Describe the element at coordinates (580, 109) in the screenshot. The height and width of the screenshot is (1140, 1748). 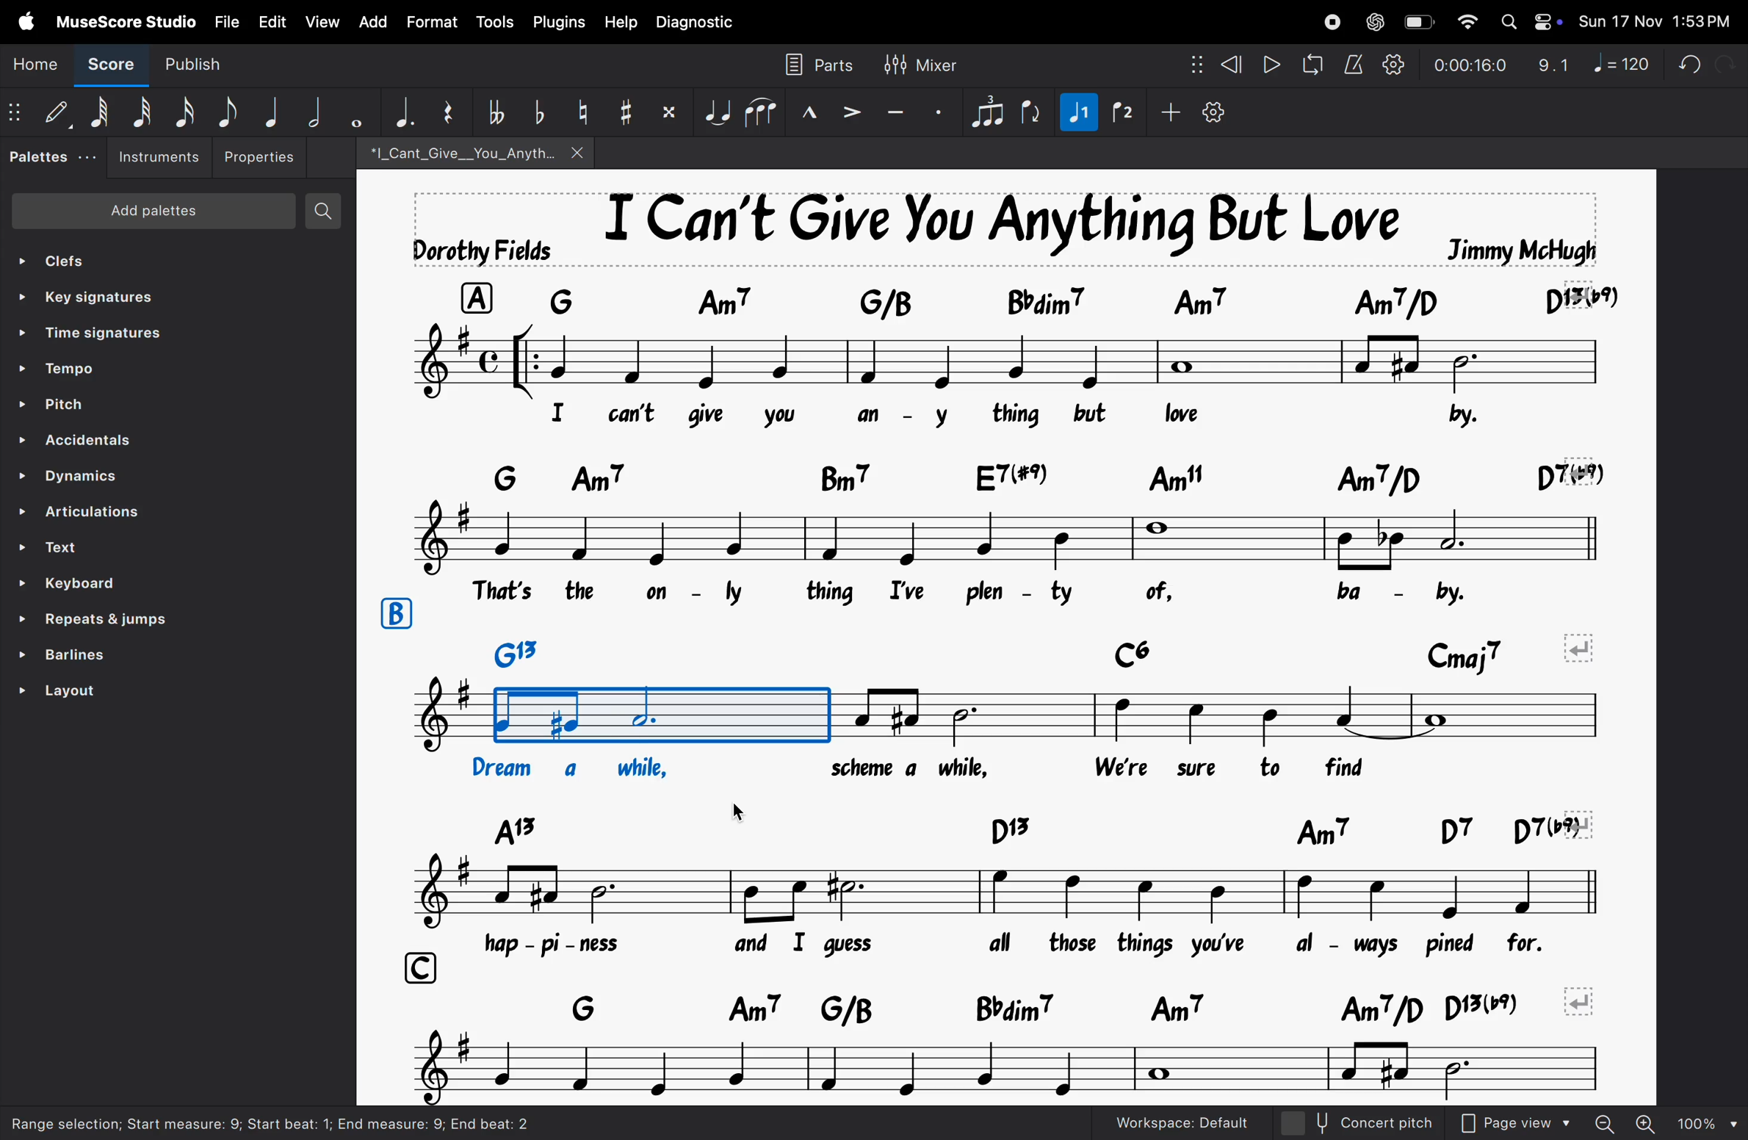
I see `toggle natural` at that location.